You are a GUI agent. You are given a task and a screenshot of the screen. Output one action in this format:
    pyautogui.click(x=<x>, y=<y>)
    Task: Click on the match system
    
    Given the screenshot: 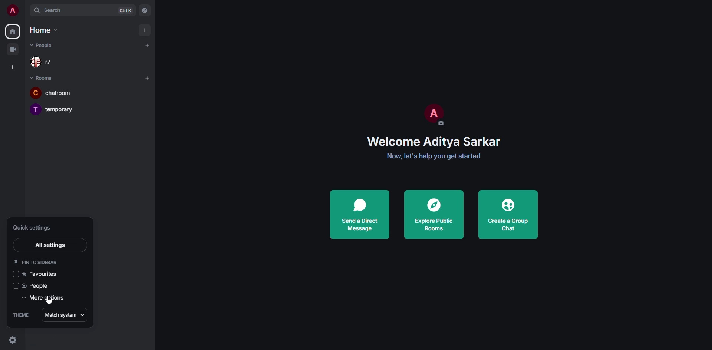 What is the action you would take?
    pyautogui.click(x=66, y=315)
    